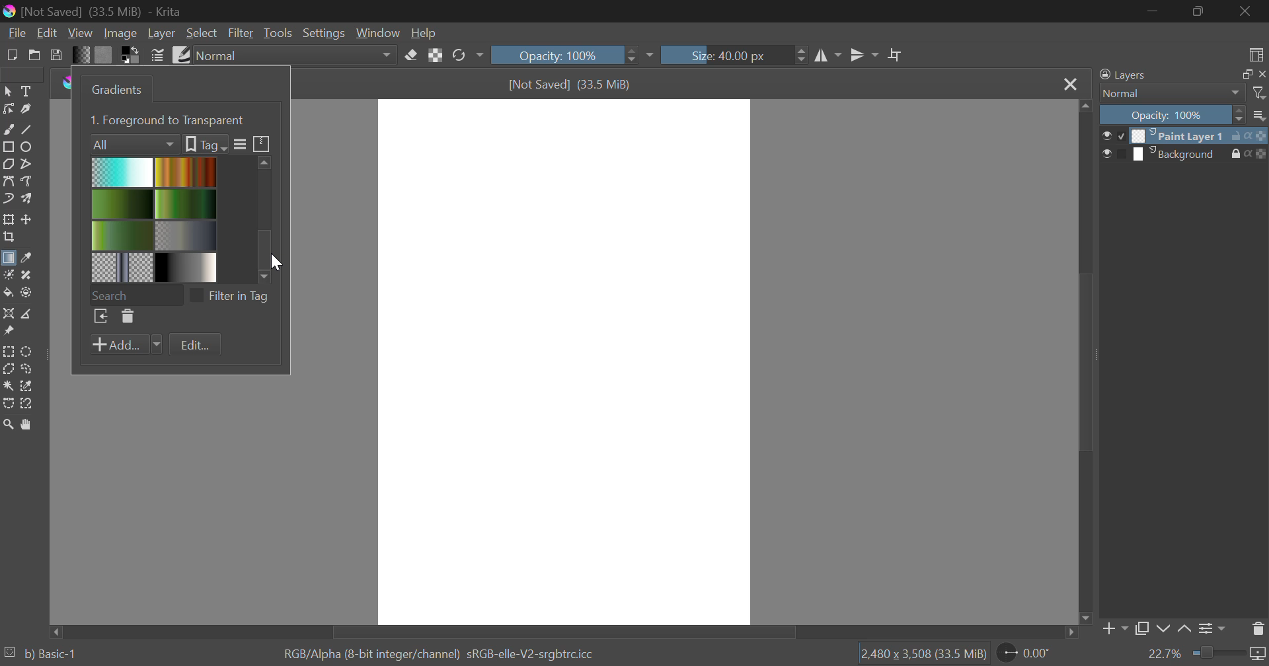  Describe the element at coordinates (184, 171) in the screenshot. I see `Gradient 2` at that location.